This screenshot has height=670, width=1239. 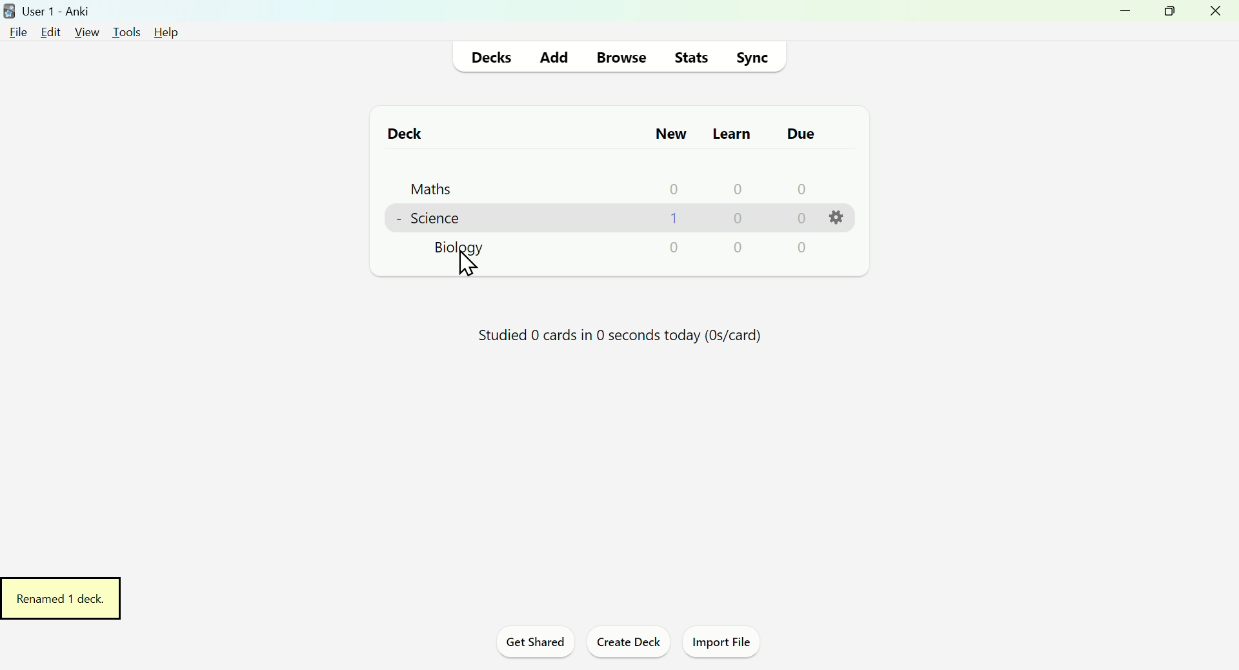 What do you see at coordinates (494, 56) in the screenshot?
I see `Decks` at bounding box center [494, 56].